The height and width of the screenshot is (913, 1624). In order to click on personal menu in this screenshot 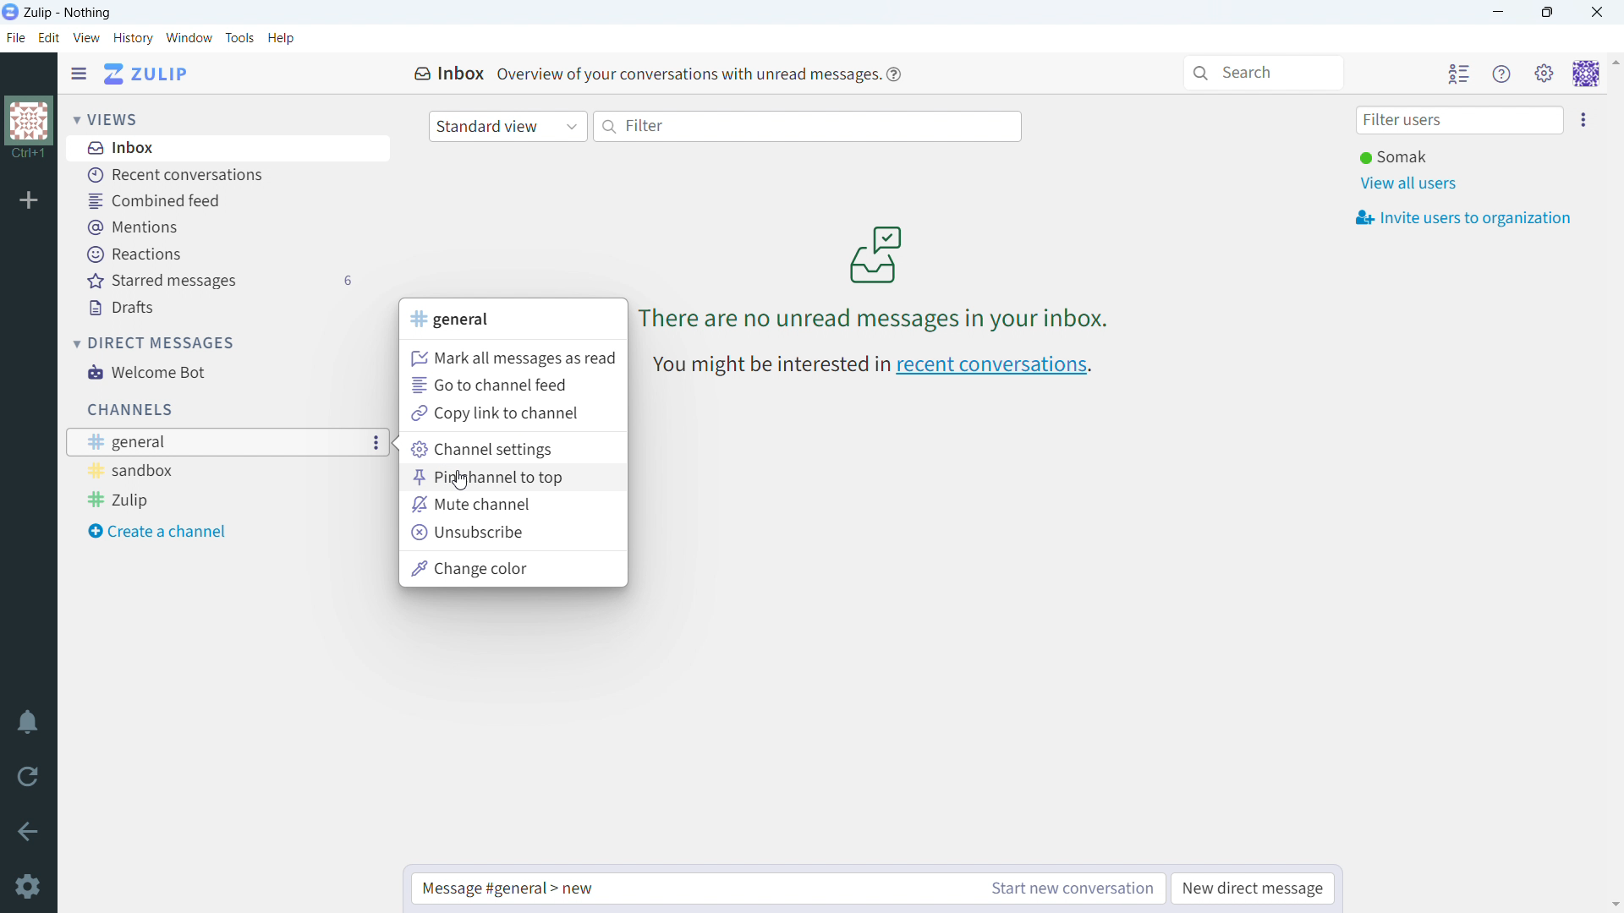, I will do `click(1586, 73)`.